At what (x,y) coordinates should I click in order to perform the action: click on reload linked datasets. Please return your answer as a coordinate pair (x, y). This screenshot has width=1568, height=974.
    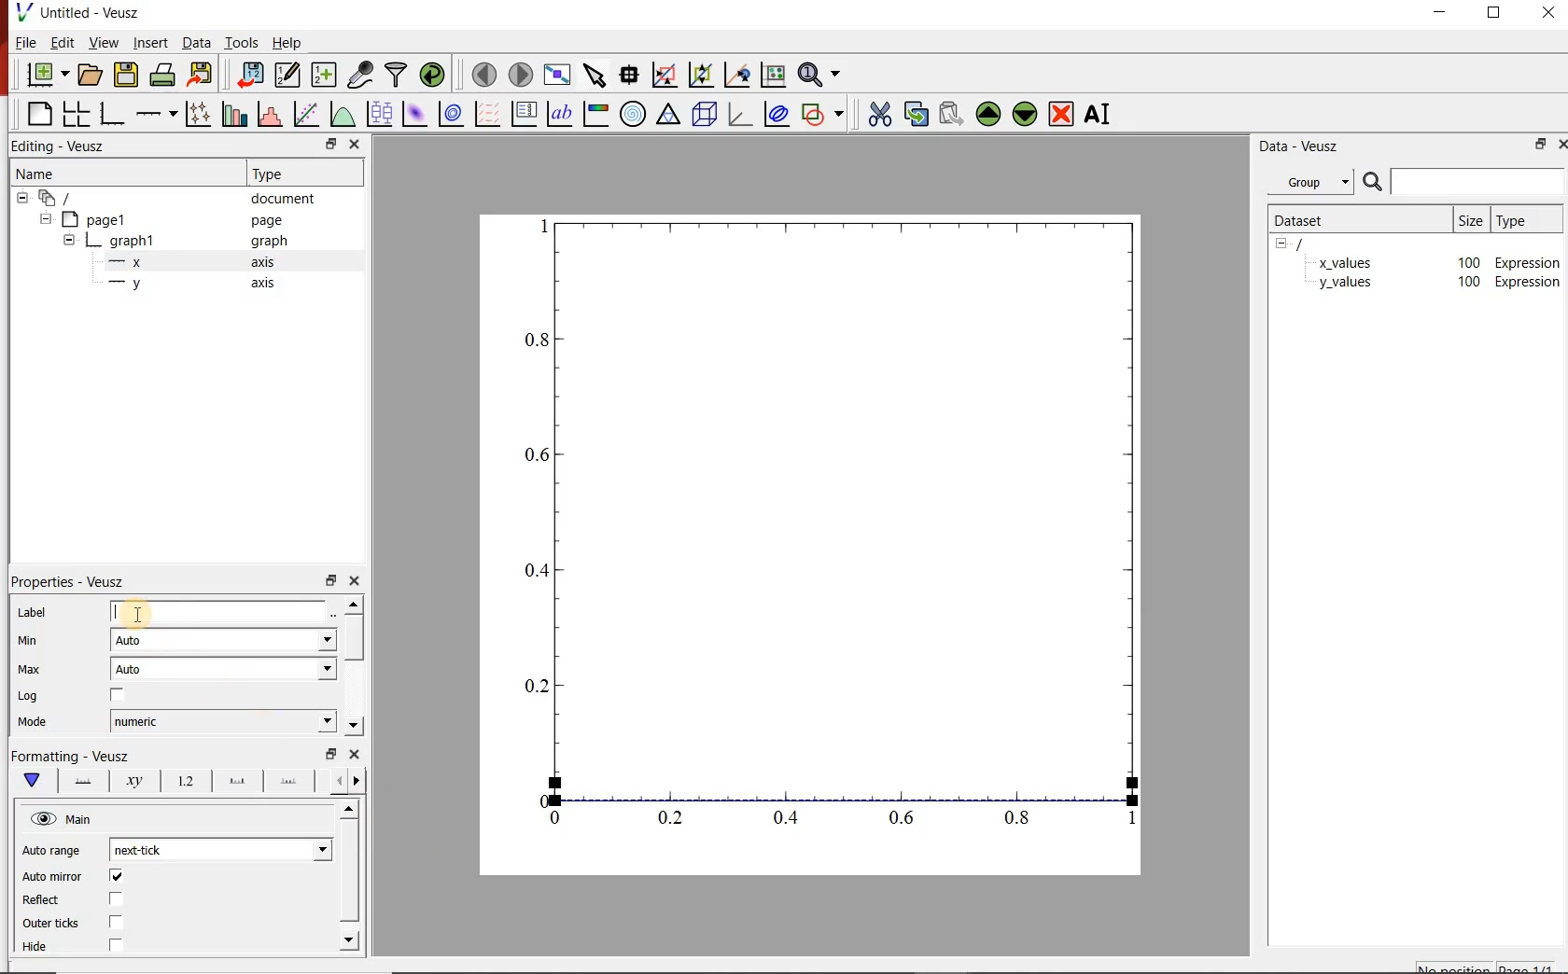
    Looking at the image, I should click on (430, 76).